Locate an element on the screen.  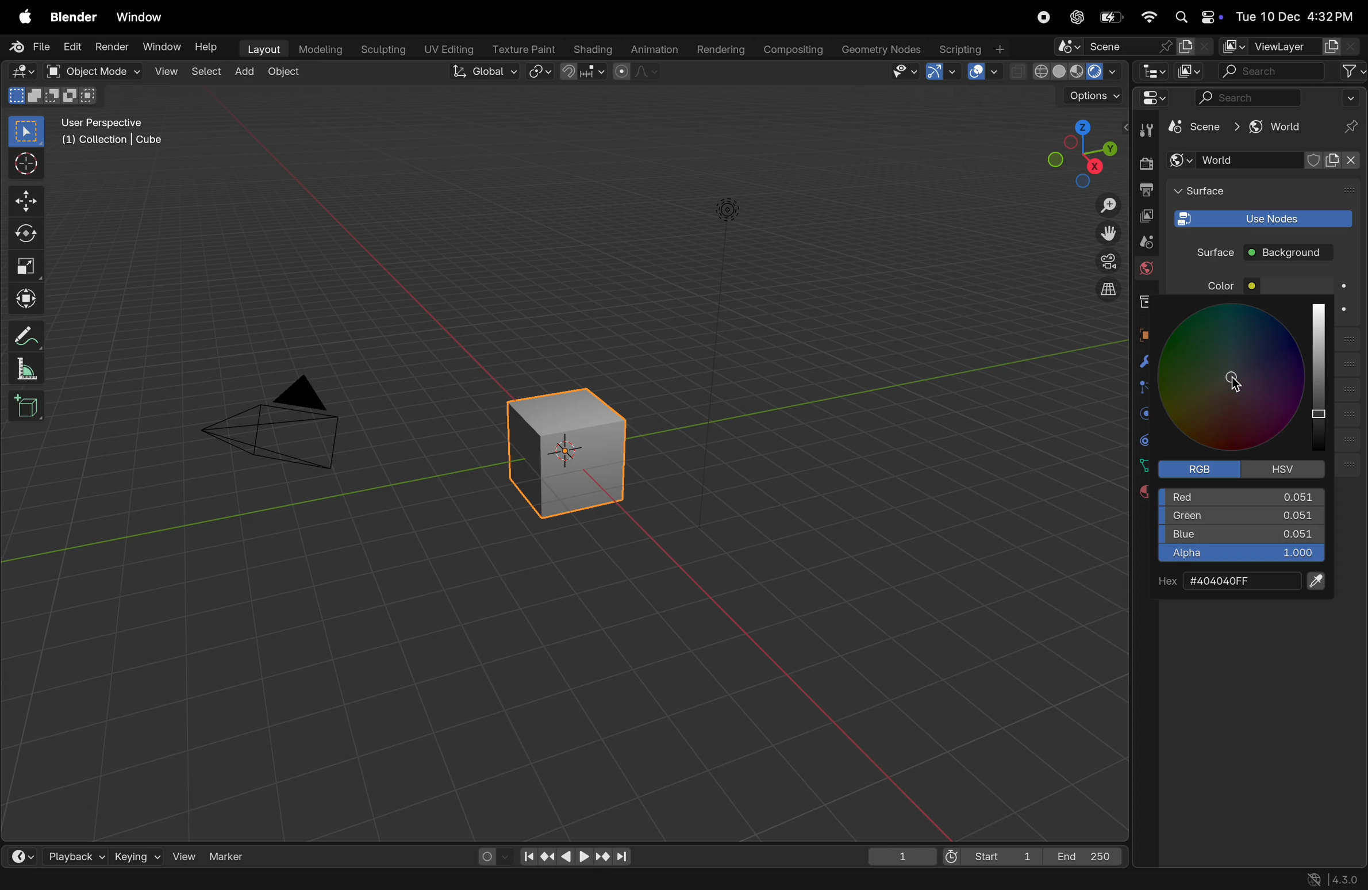
camera is located at coordinates (1101, 263).